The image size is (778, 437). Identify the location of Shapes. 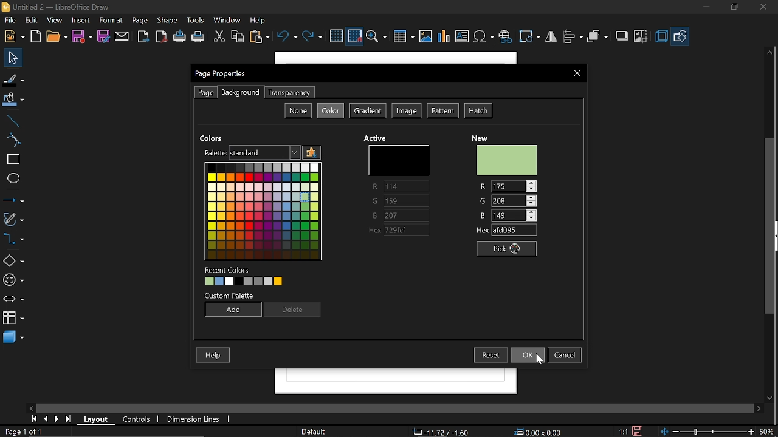
(13, 260).